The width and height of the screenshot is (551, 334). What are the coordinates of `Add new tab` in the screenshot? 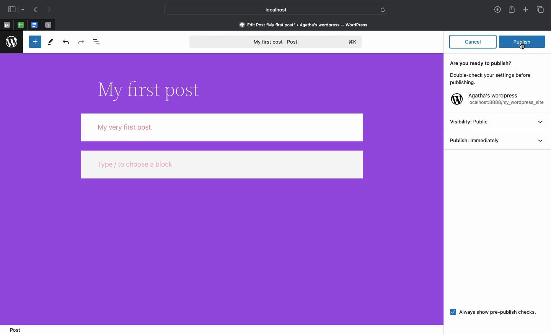 It's located at (526, 10).